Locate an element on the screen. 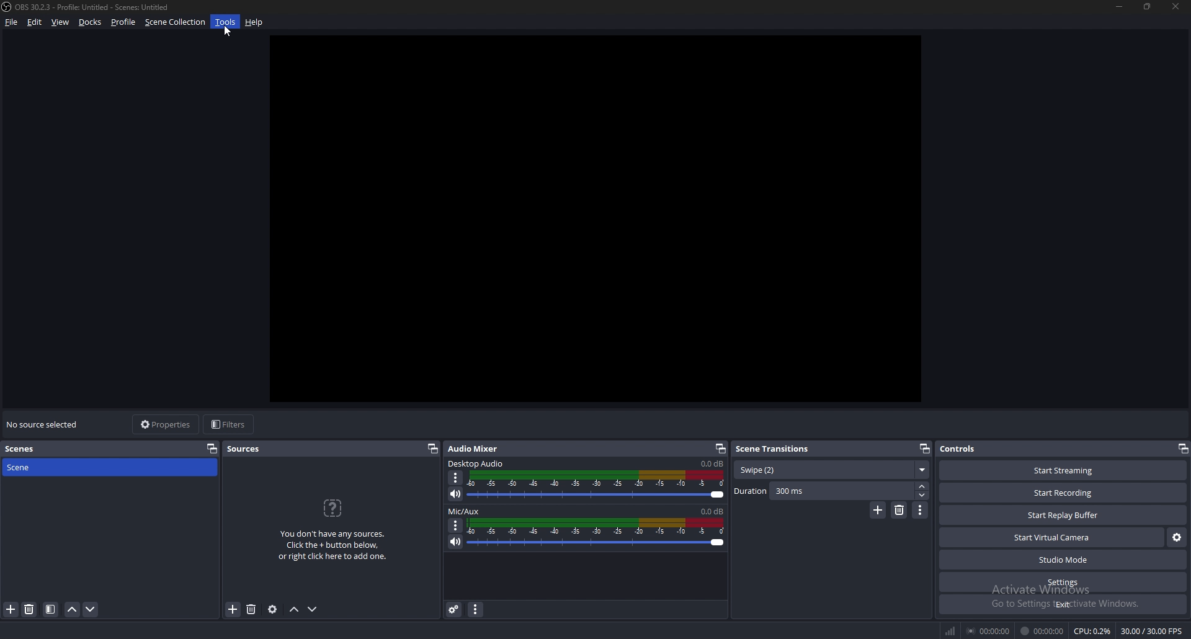  desktop audio is located at coordinates (476, 463).